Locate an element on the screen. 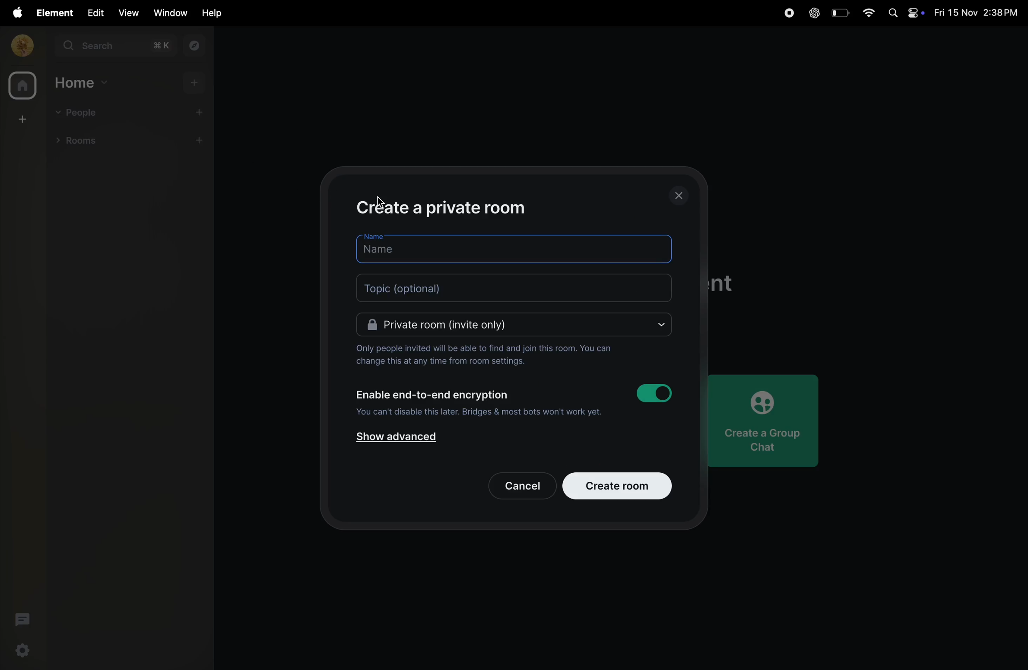 Image resolution: width=1028 pixels, height=670 pixels. show advanced is located at coordinates (405, 440).